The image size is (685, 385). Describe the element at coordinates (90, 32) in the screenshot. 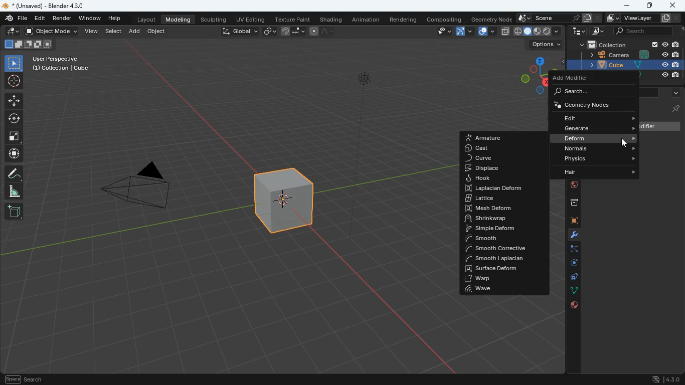

I see `view` at that location.